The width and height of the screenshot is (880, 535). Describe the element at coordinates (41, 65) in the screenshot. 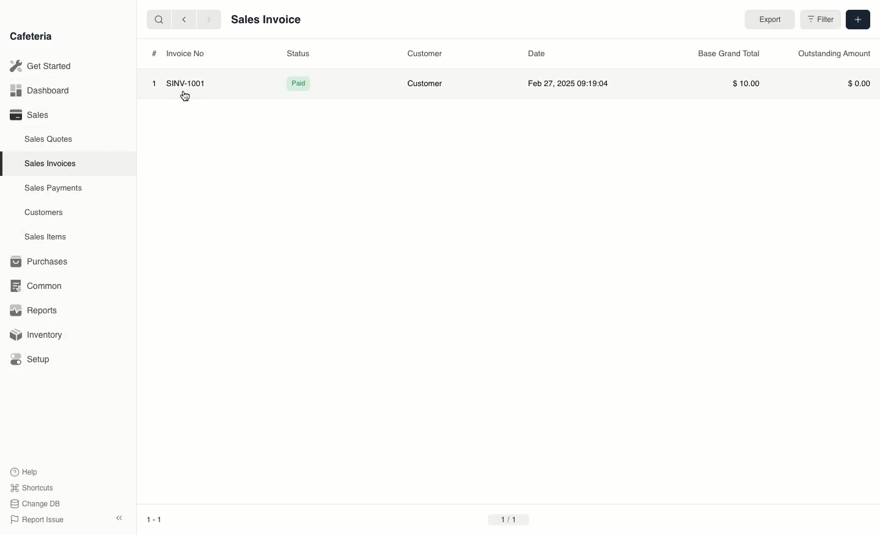

I see `Get Started` at that location.